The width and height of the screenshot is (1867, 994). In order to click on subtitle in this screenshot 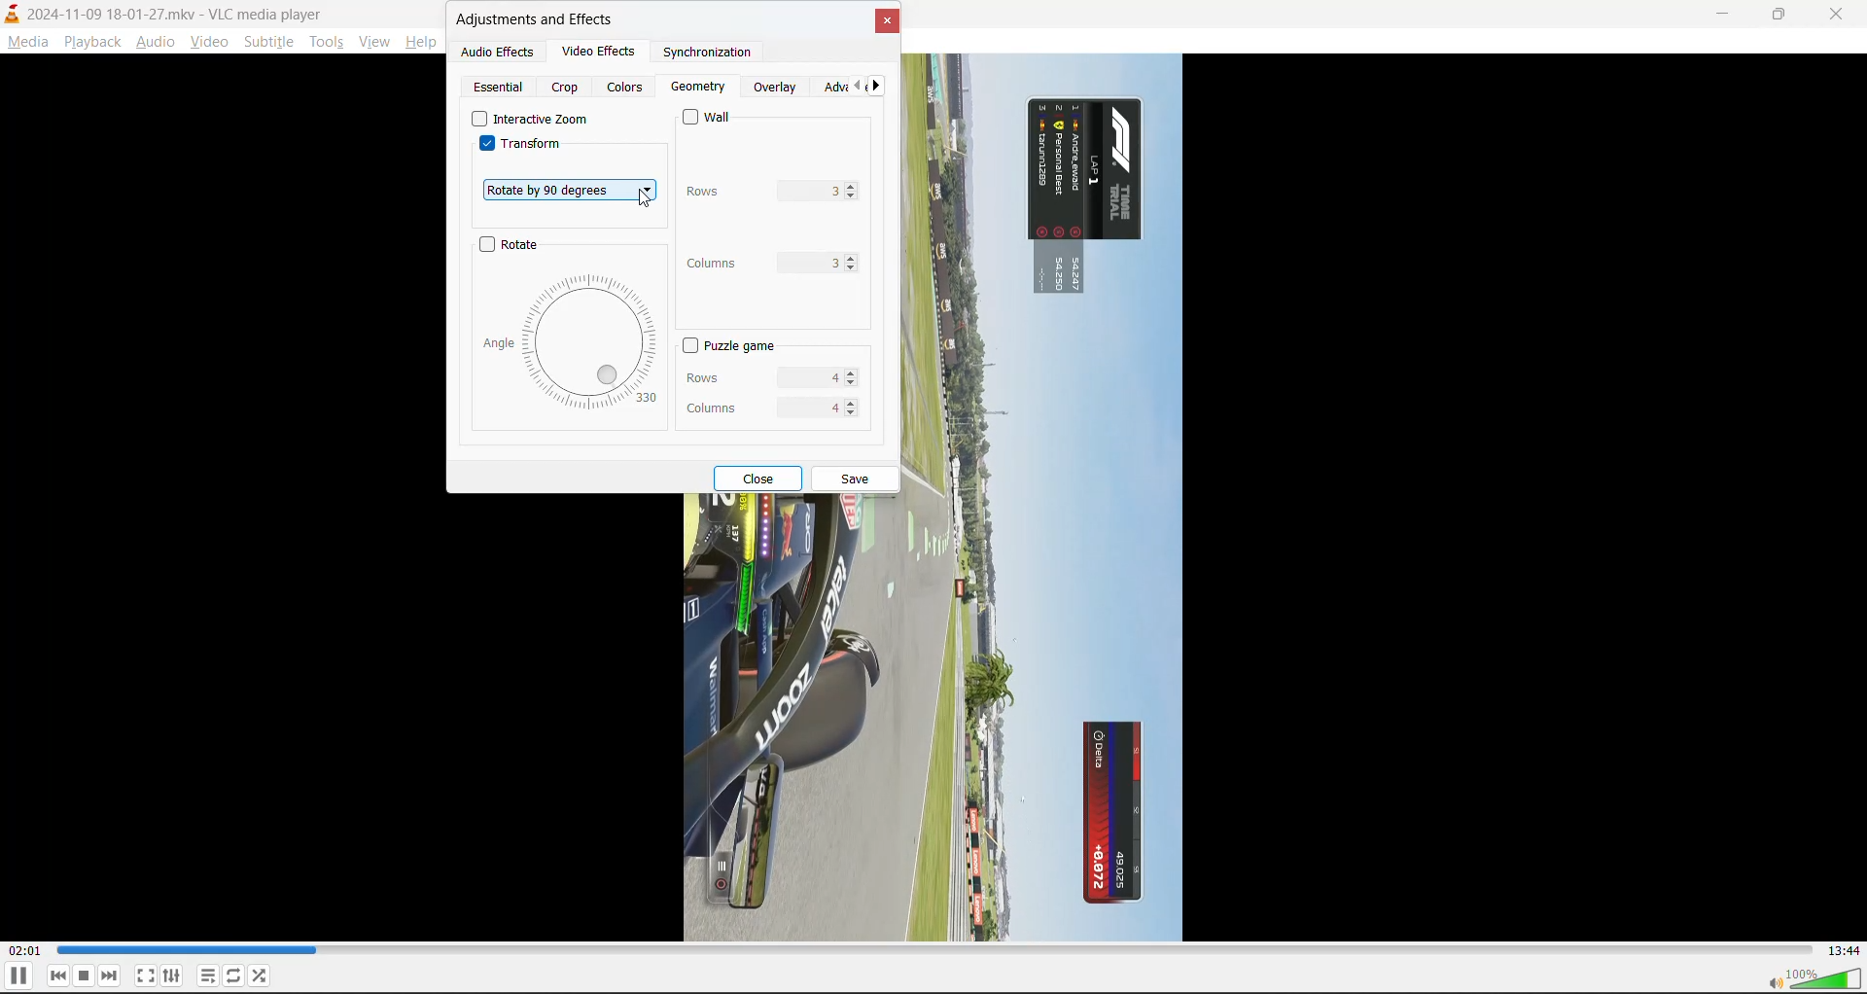, I will do `click(269, 44)`.